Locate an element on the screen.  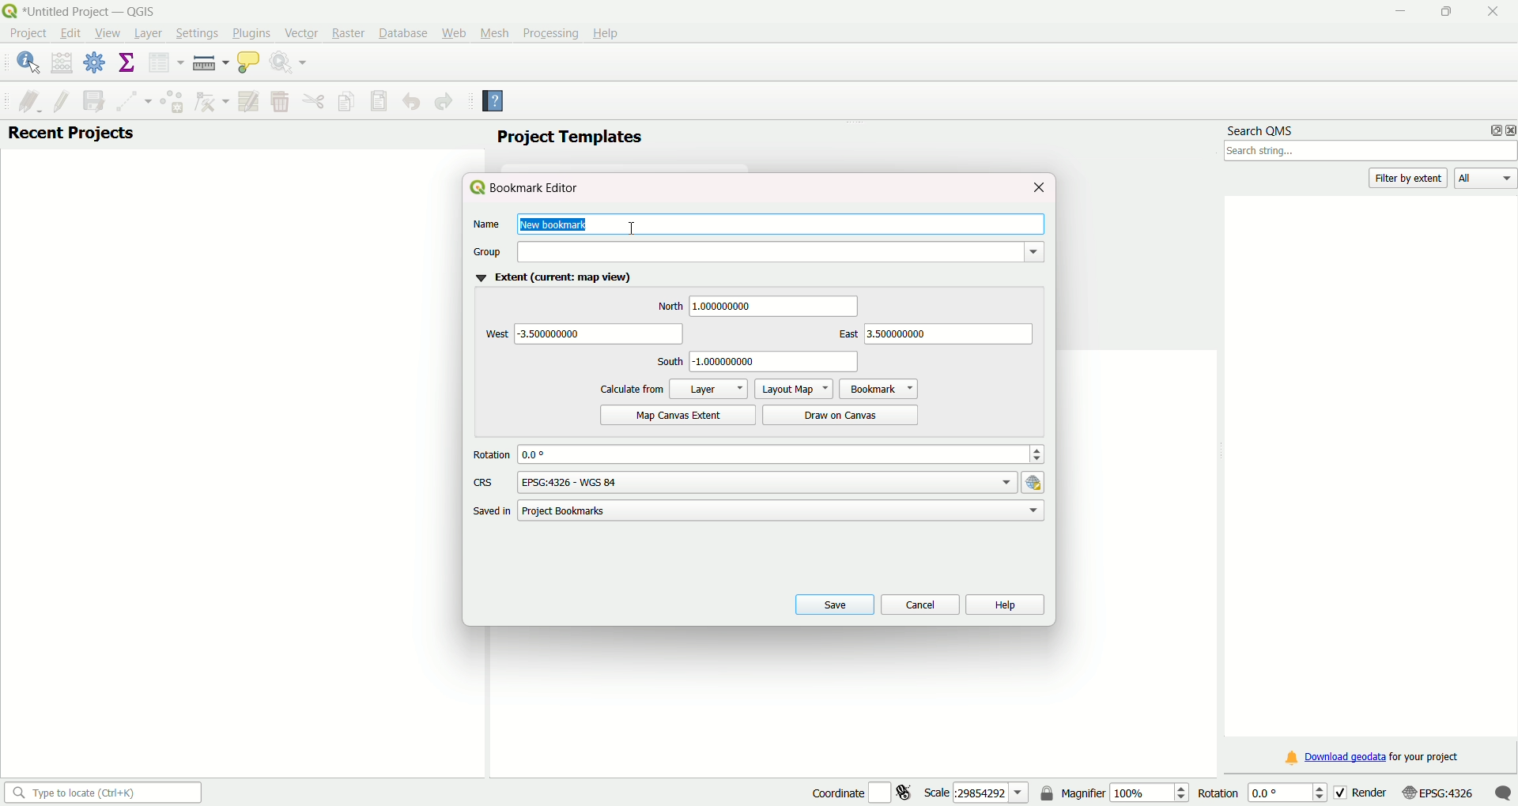
east is located at coordinates (844, 335).